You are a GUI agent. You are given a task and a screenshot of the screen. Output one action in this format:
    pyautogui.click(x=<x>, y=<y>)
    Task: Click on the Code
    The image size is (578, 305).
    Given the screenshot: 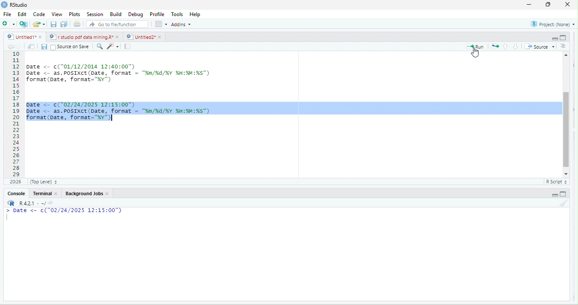 What is the action you would take?
    pyautogui.click(x=39, y=15)
    